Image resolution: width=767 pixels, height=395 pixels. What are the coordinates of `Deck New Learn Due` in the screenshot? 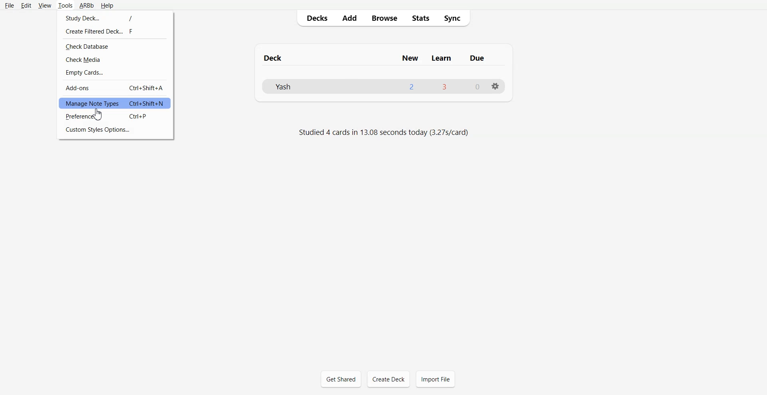 It's located at (378, 58).